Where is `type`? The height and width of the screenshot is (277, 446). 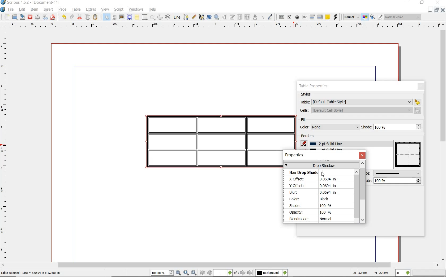
type is located at coordinates (394, 173).